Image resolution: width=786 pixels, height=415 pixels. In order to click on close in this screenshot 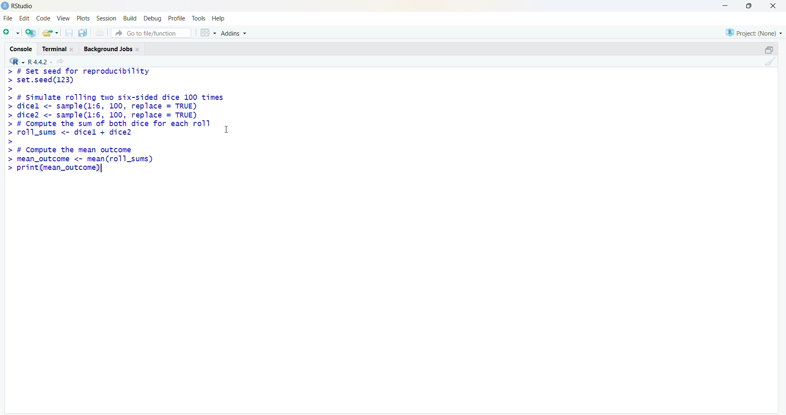, I will do `click(138, 50)`.